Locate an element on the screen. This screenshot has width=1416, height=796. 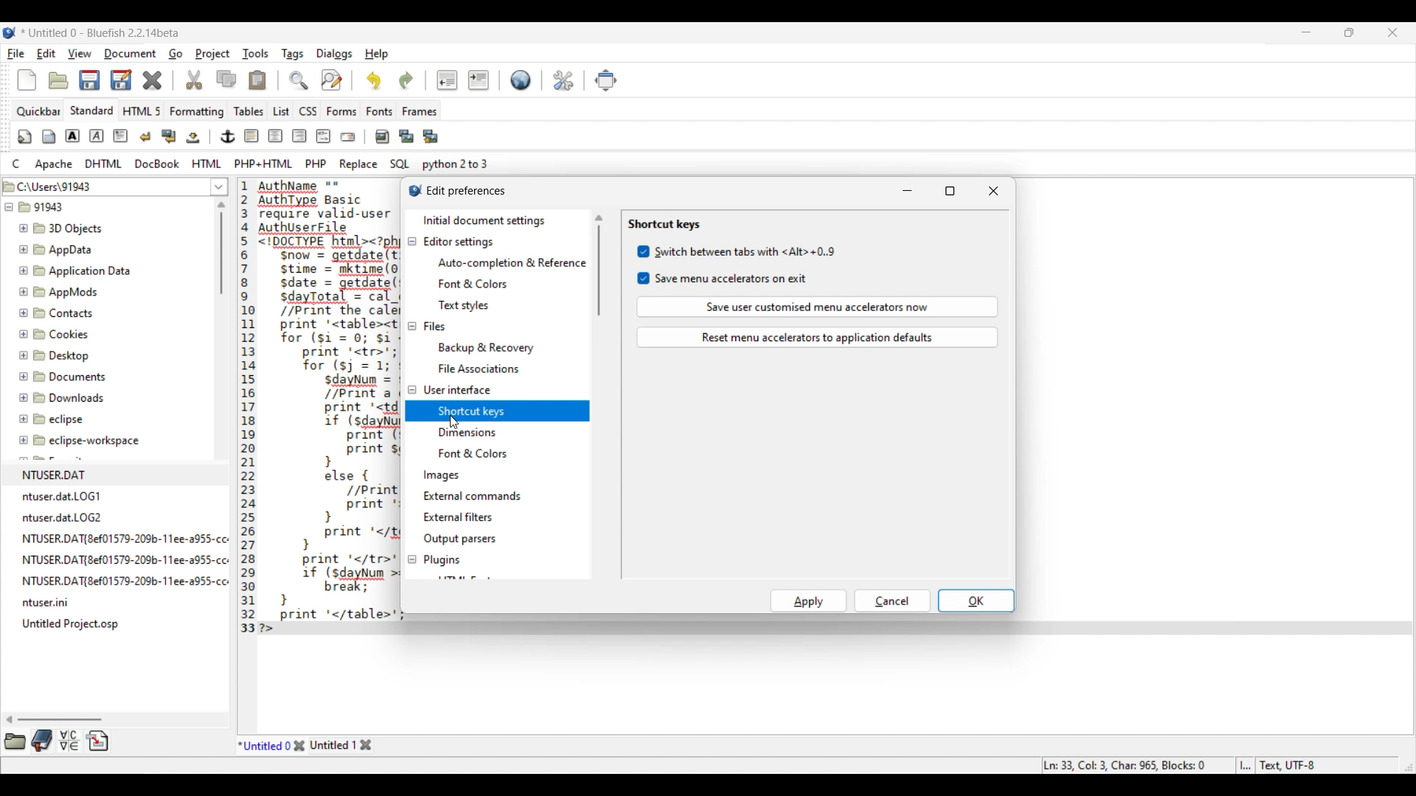
Window title is located at coordinates (466, 192).